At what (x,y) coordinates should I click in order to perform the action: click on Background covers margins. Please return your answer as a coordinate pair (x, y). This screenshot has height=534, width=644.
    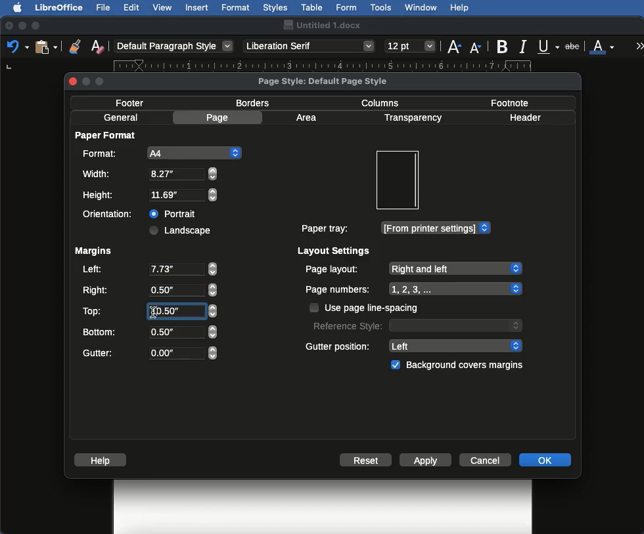
    Looking at the image, I should click on (459, 365).